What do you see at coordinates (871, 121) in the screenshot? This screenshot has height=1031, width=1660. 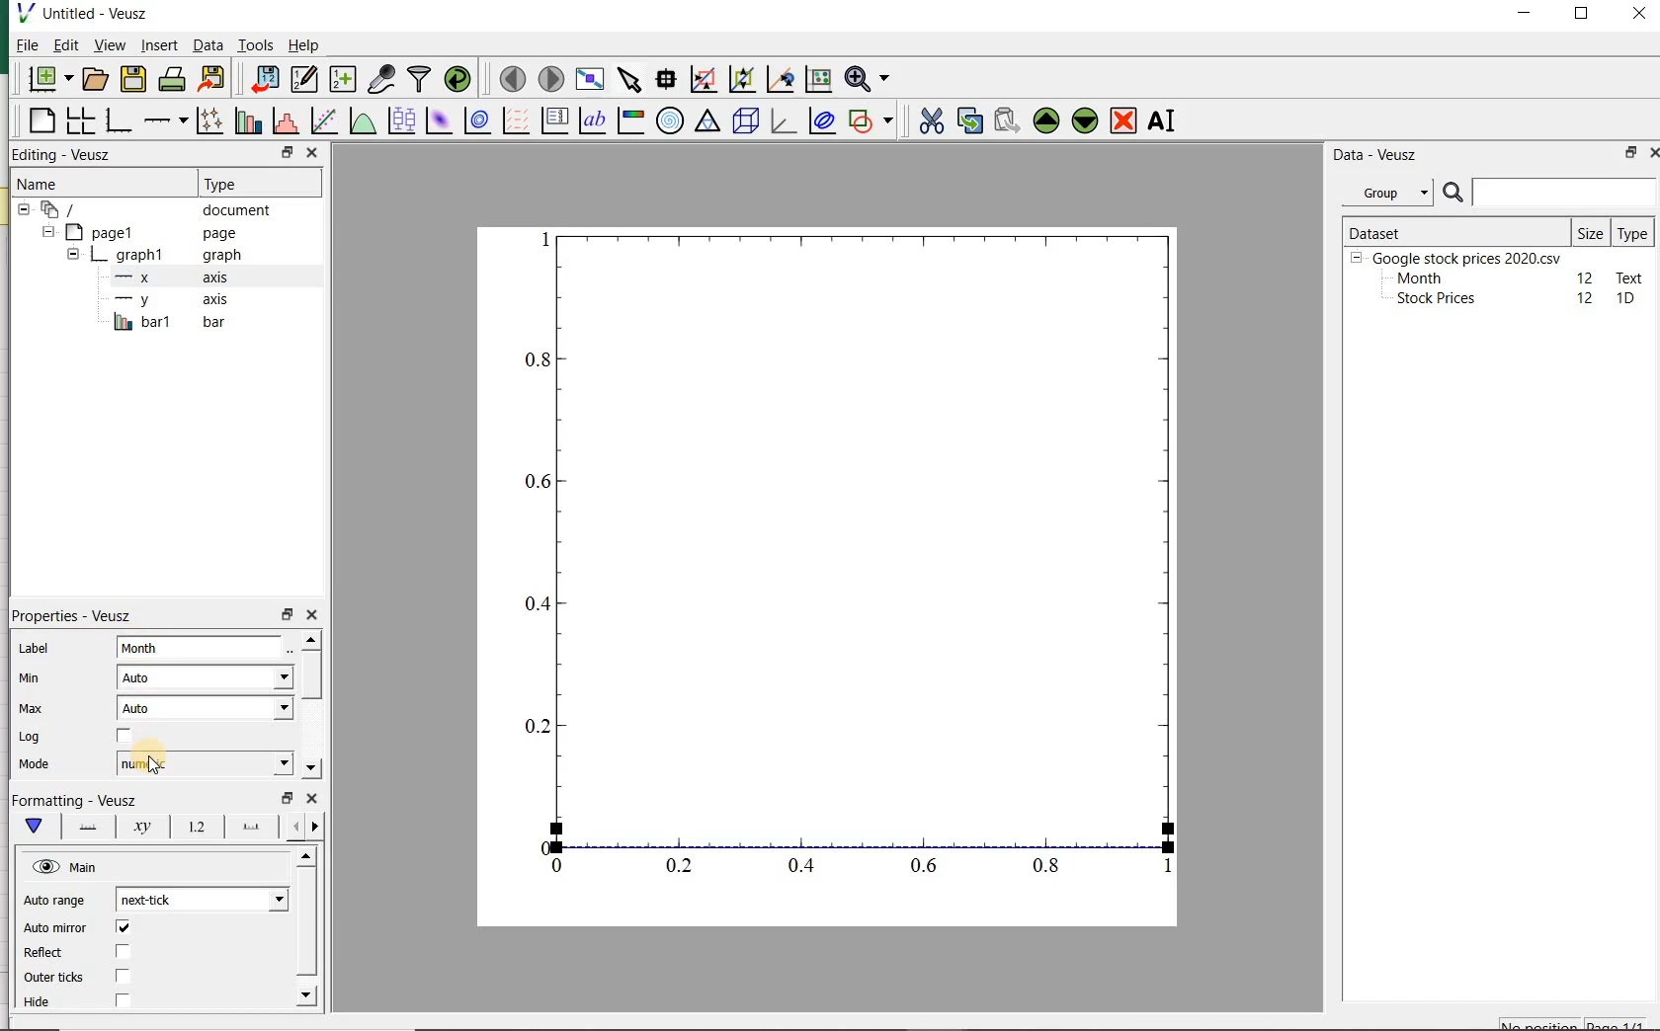 I see `add a shape to the plot` at bounding box center [871, 121].